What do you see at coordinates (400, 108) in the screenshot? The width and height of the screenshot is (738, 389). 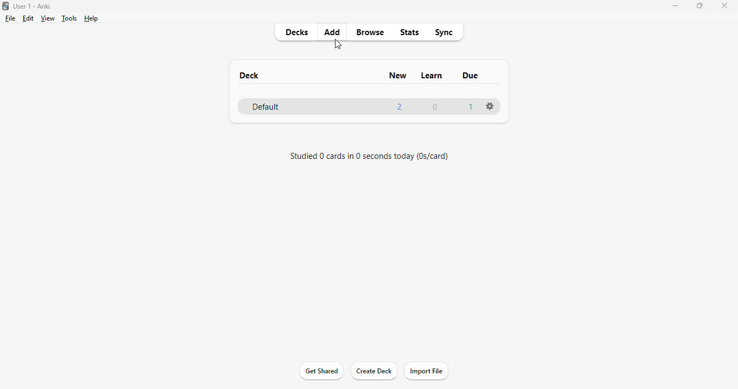 I see `2` at bounding box center [400, 108].